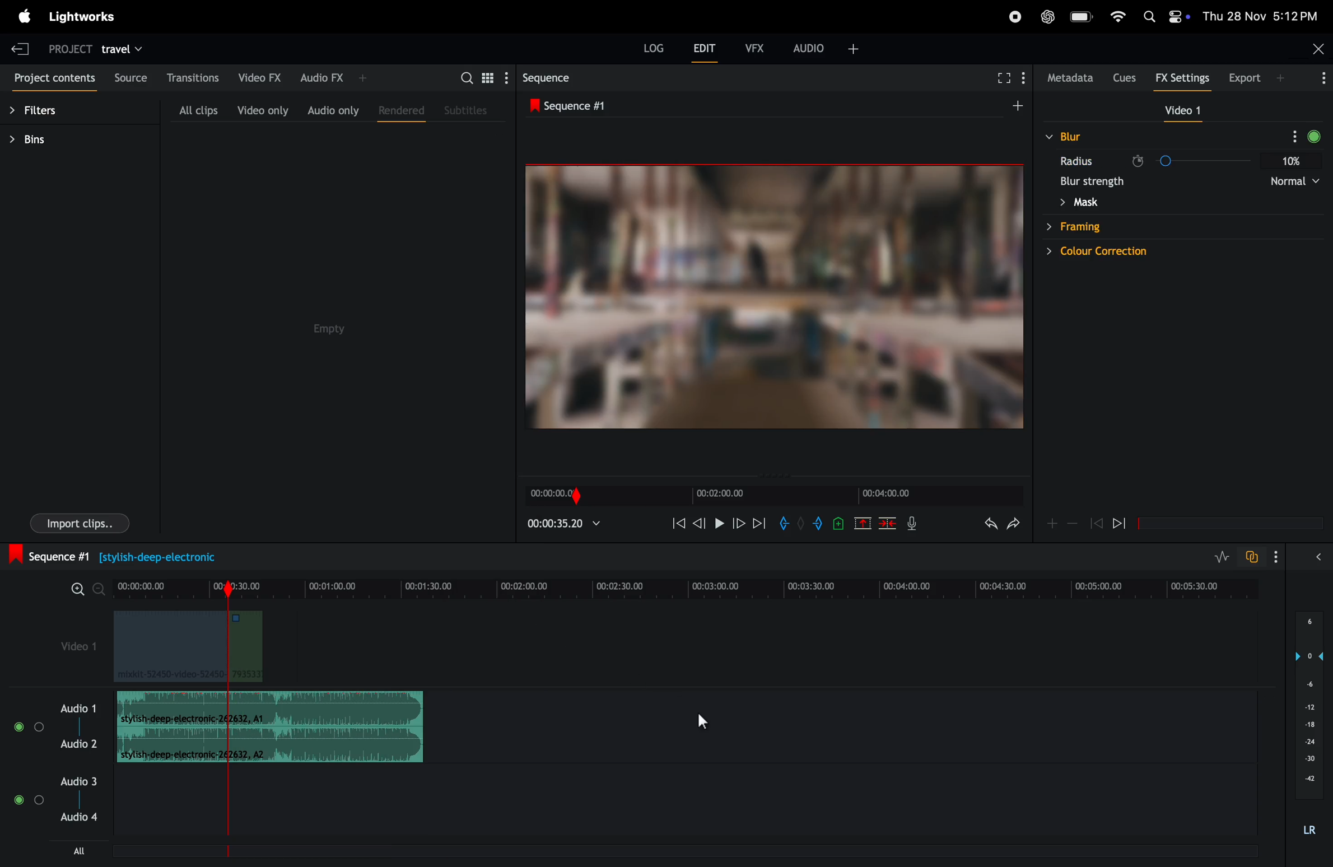 Image resolution: width=1333 pixels, height=867 pixels. Describe the element at coordinates (815, 525) in the screenshot. I see `add an out mark` at that location.